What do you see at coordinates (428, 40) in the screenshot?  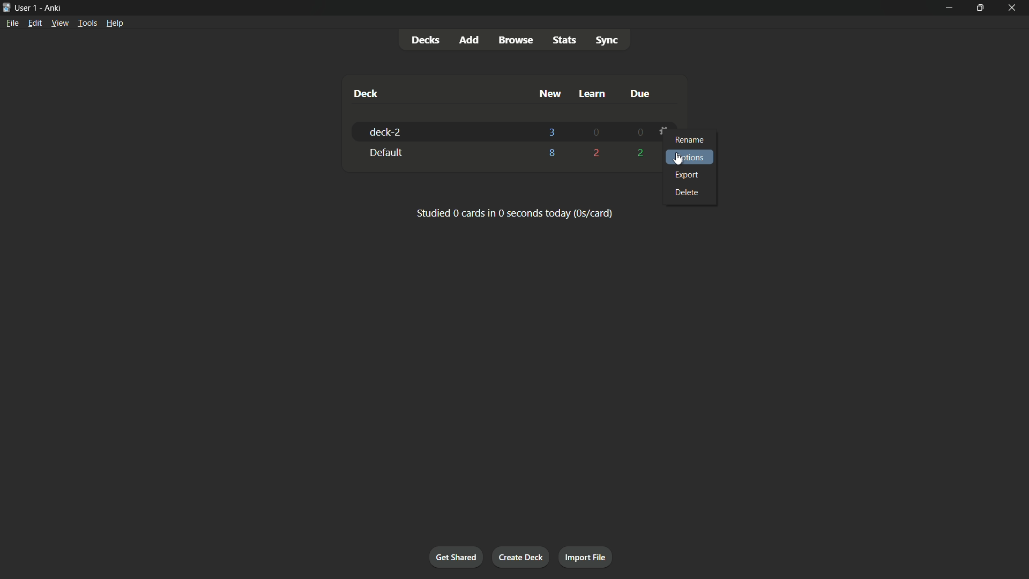 I see `decks` at bounding box center [428, 40].